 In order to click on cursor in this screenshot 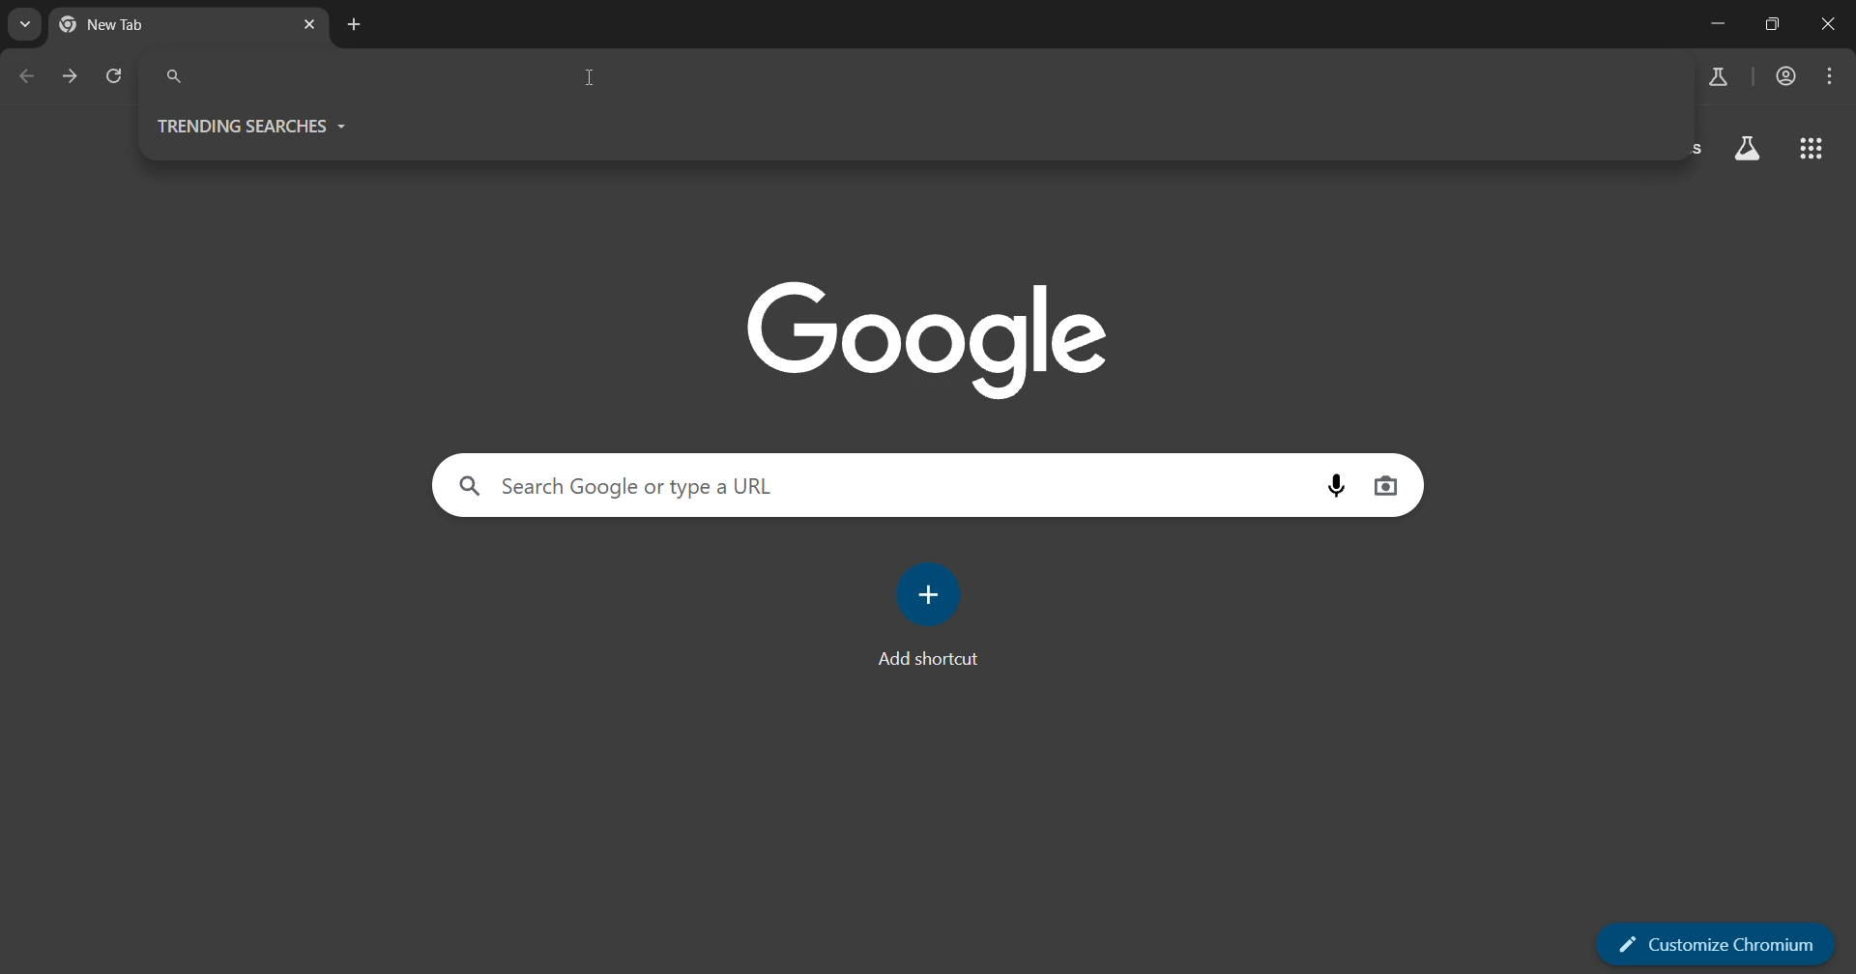, I will do `click(588, 78)`.